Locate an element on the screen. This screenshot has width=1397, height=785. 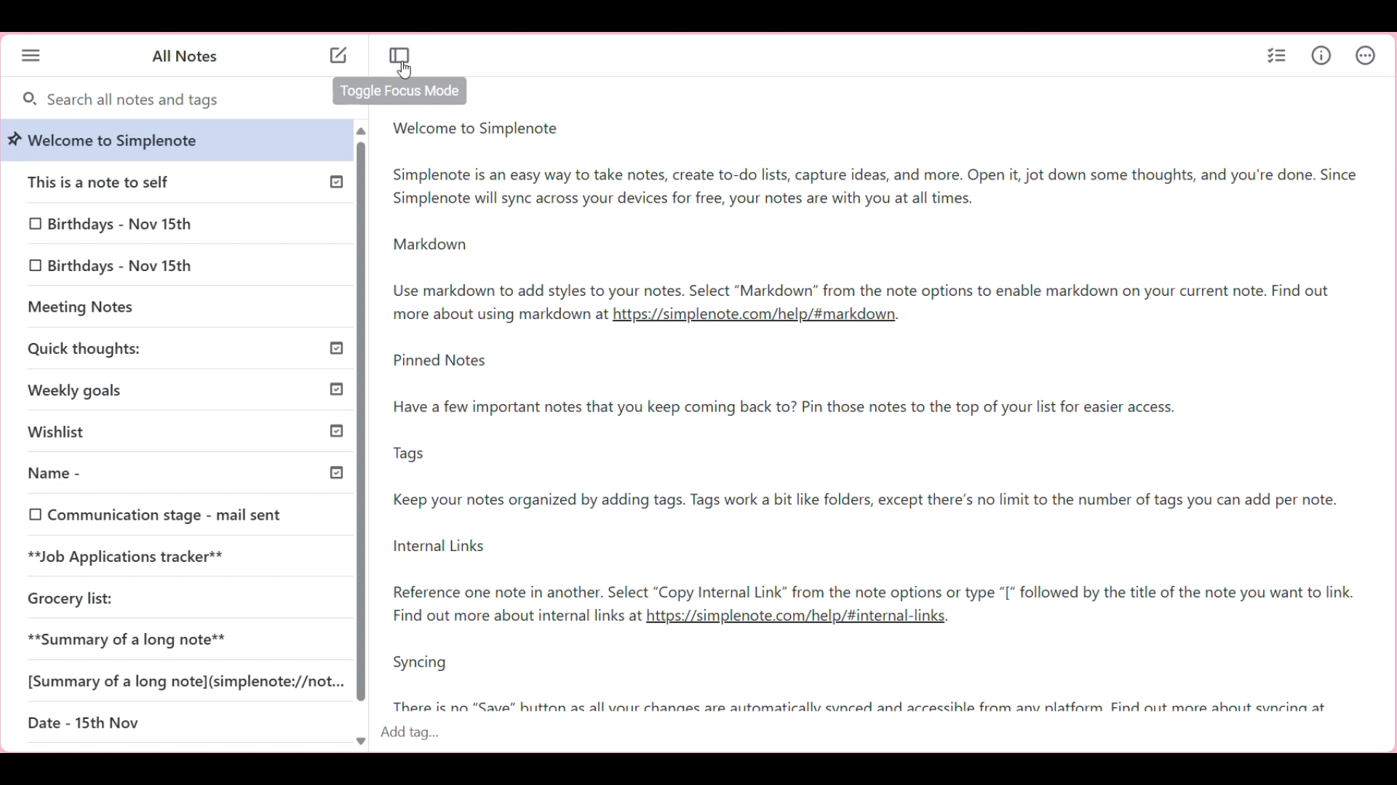
quick slide to top is located at coordinates (361, 132).